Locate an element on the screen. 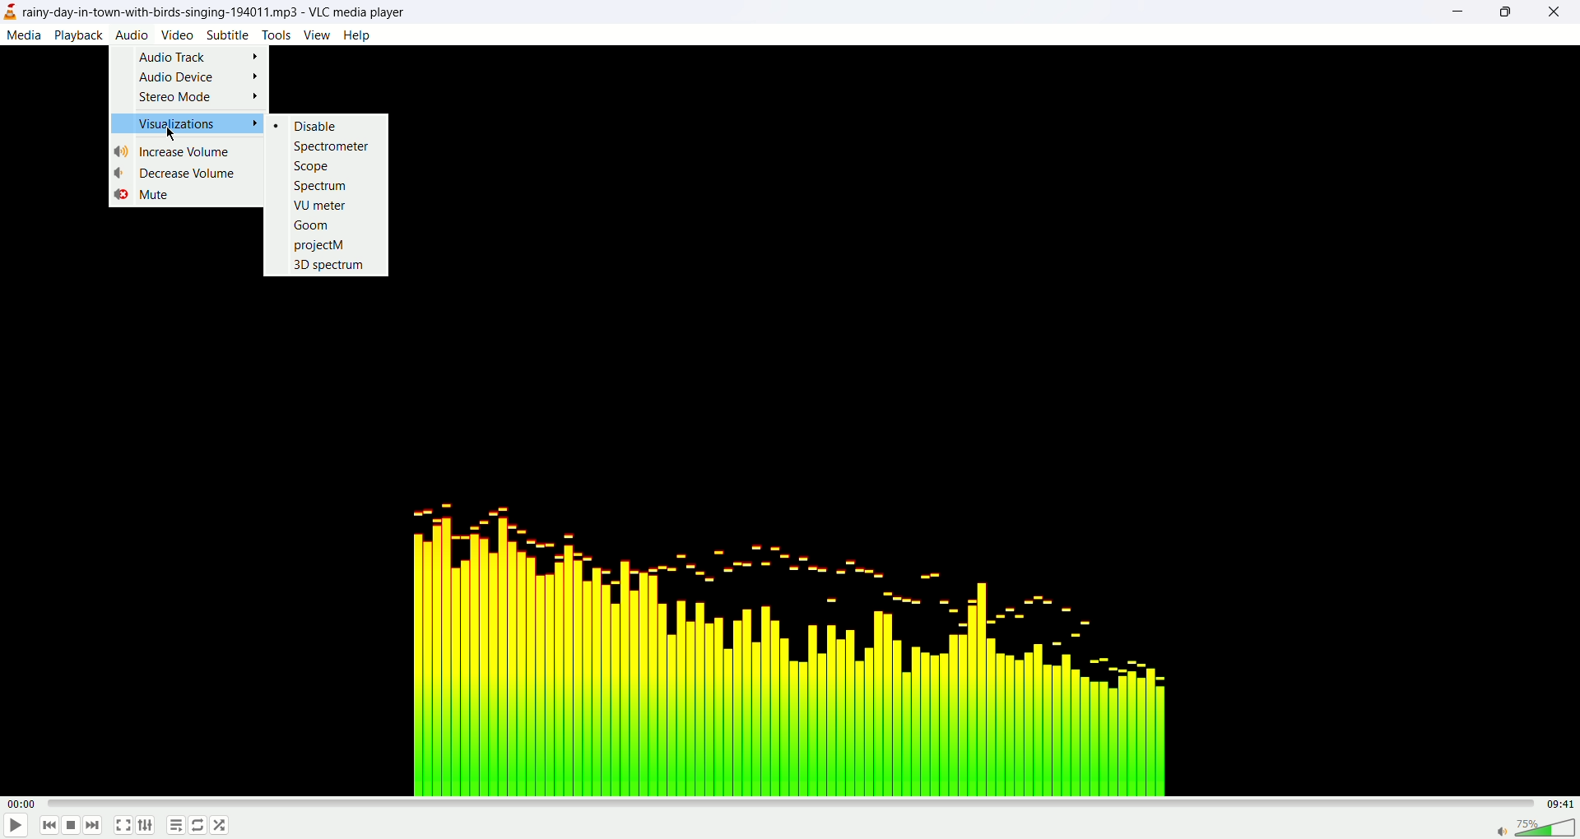 This screenshot has width=1580, height=839. extended settings is located at coordinates (146, 827).